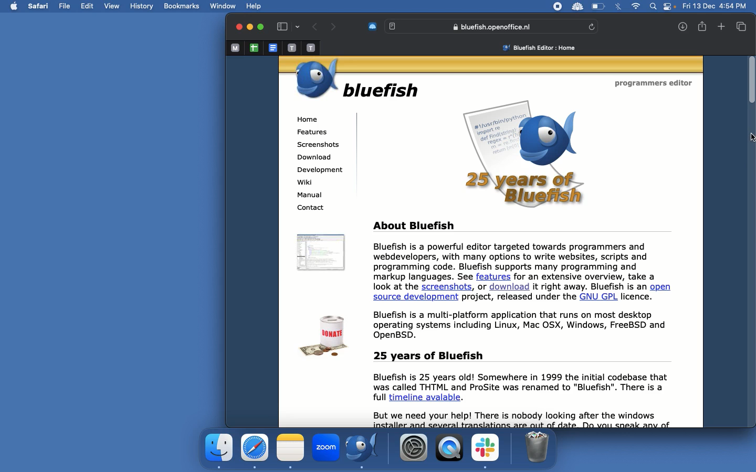 The height and width of the screenshot is (472, 756). I want to click on Forward , so click(333, 26).